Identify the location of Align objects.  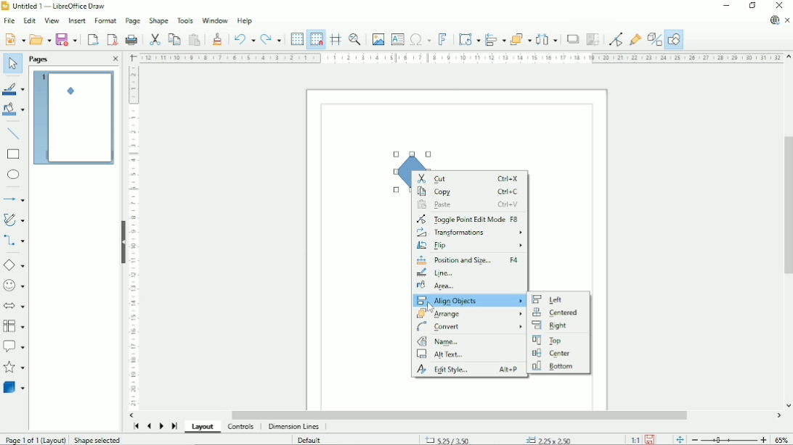
(469, 301).